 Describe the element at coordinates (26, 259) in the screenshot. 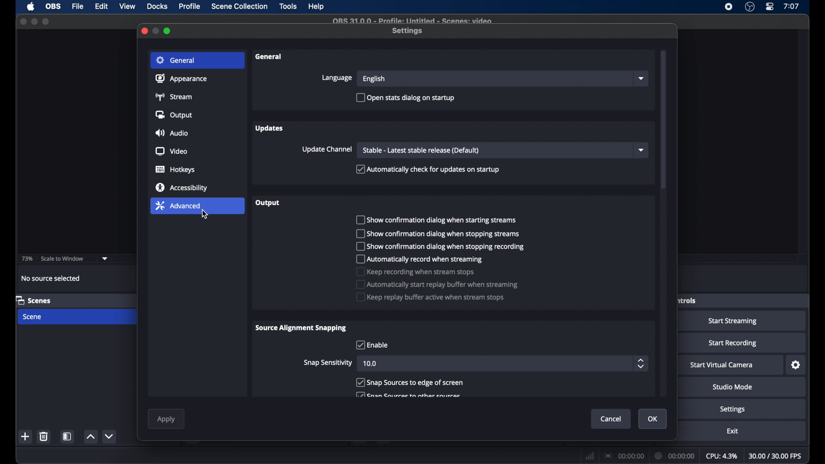

I see `73%` at that location.